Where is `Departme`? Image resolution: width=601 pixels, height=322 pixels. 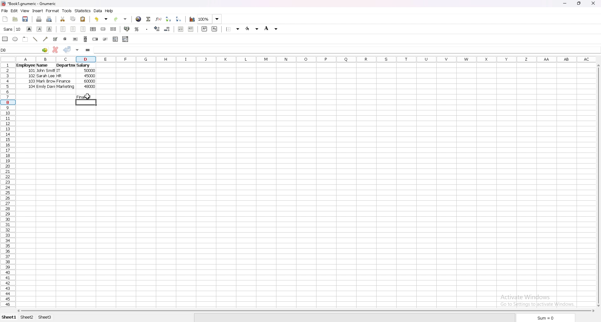
Departme is located at coordinates (66, 66).